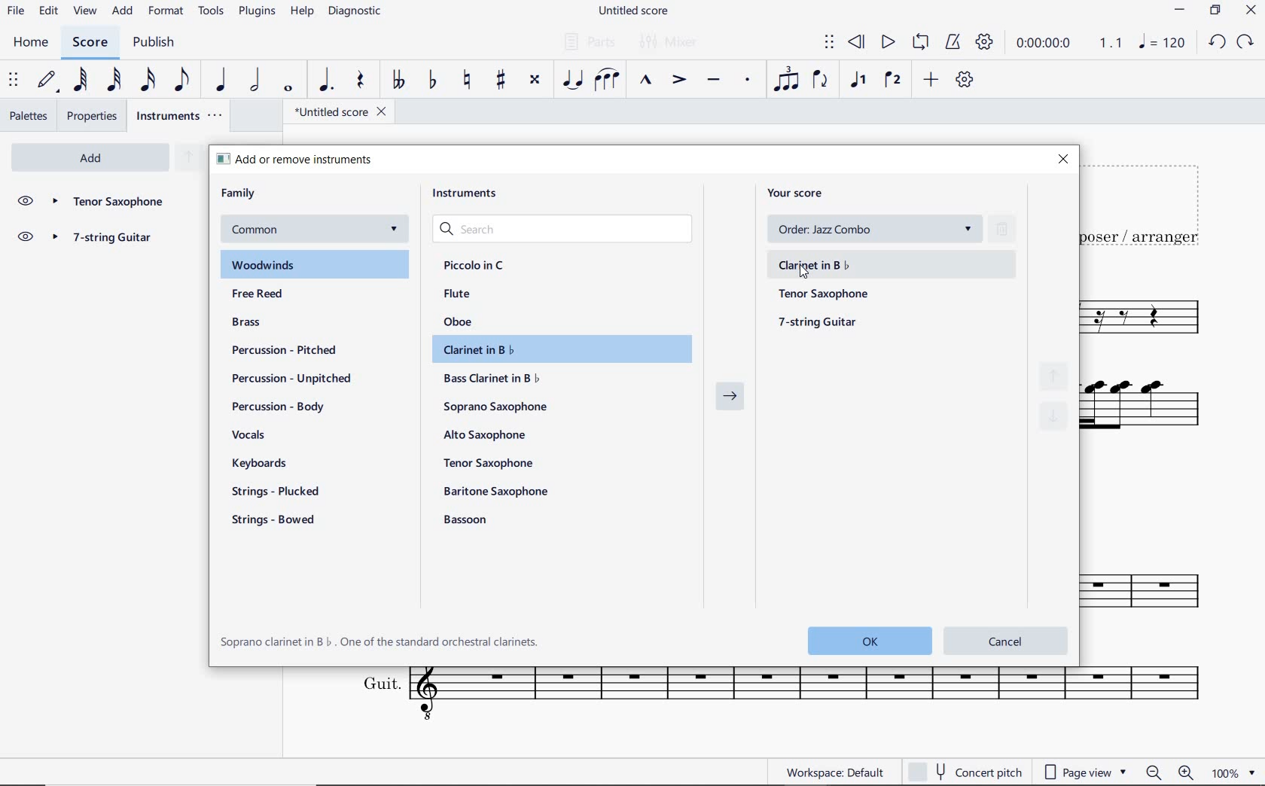 The image size is (1265, 786). What do you see at coordinates (895, 81) in the screenshot?
I see `VOICE 2` at bounding box center [895, 81].